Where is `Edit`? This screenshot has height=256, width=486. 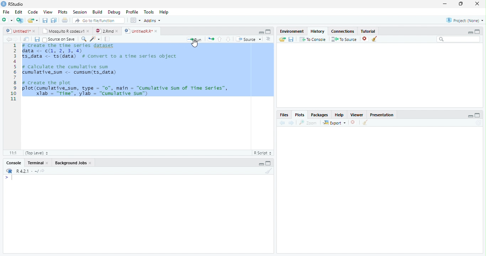
Edit is located at coordinates (20, 13).